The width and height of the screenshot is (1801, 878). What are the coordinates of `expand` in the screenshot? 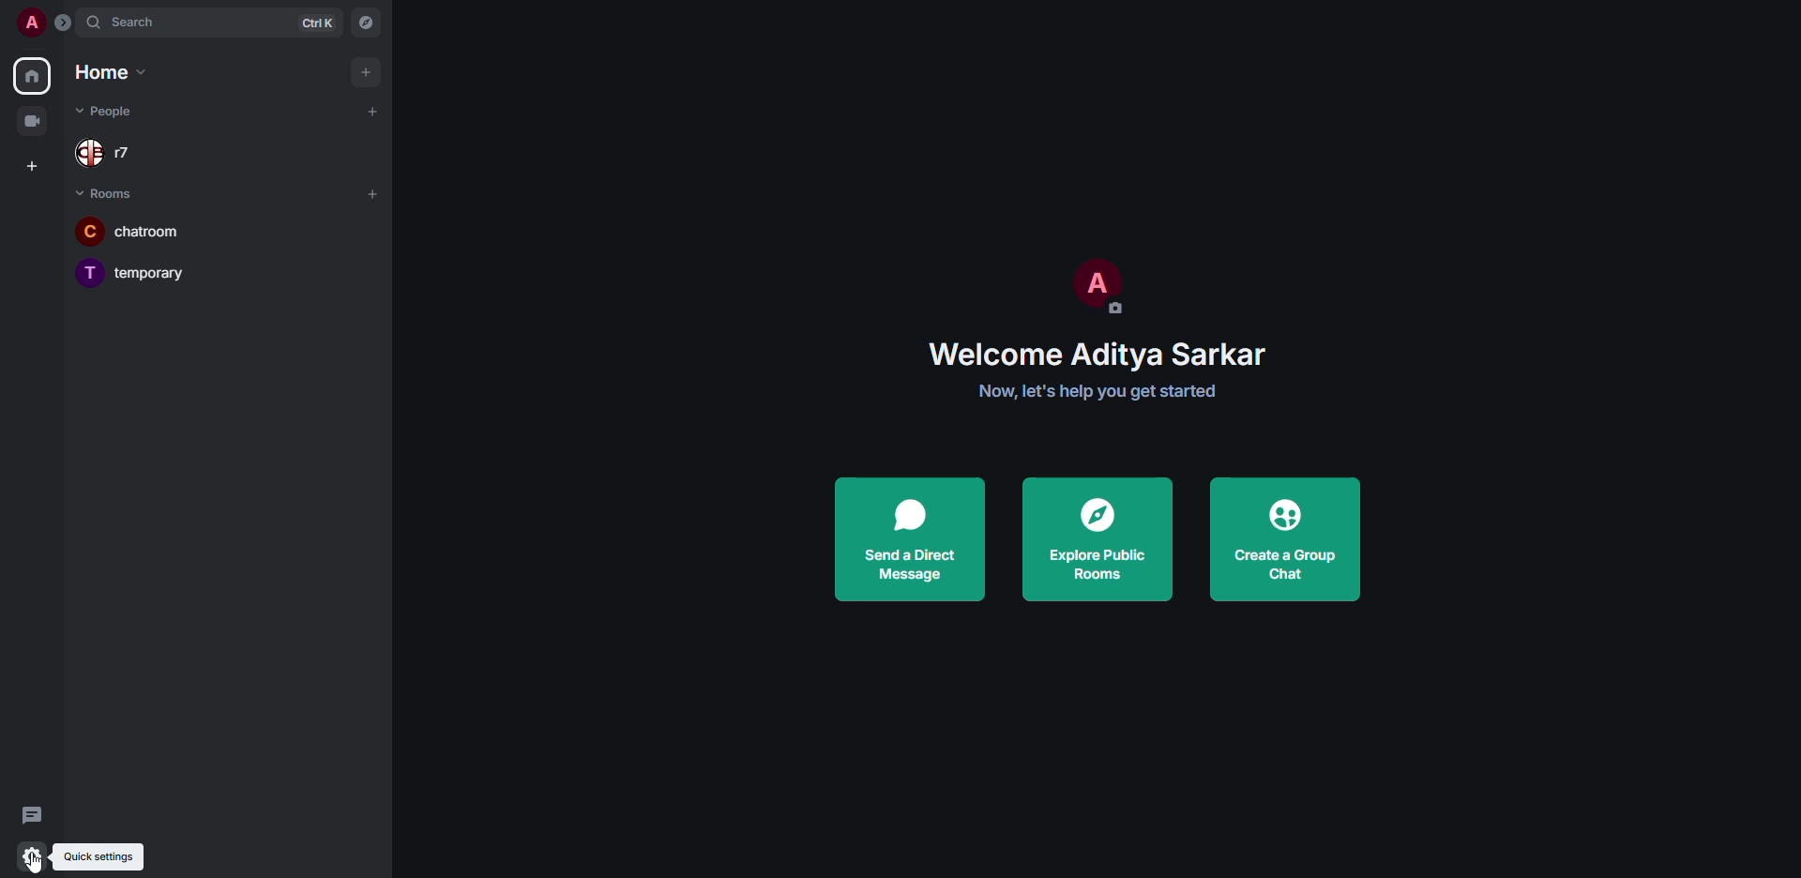 It's located at (66, 22).